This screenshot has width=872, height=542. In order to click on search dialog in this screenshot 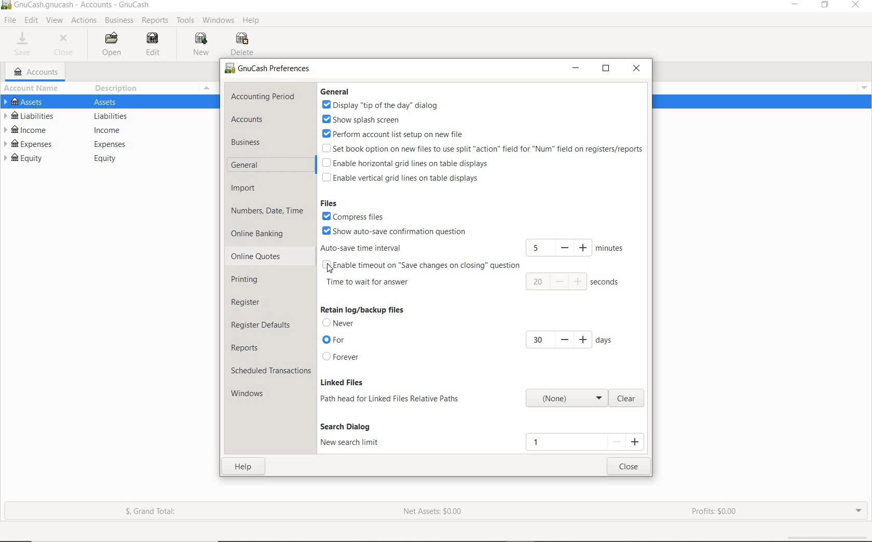, I will do `click(350, 426)`.